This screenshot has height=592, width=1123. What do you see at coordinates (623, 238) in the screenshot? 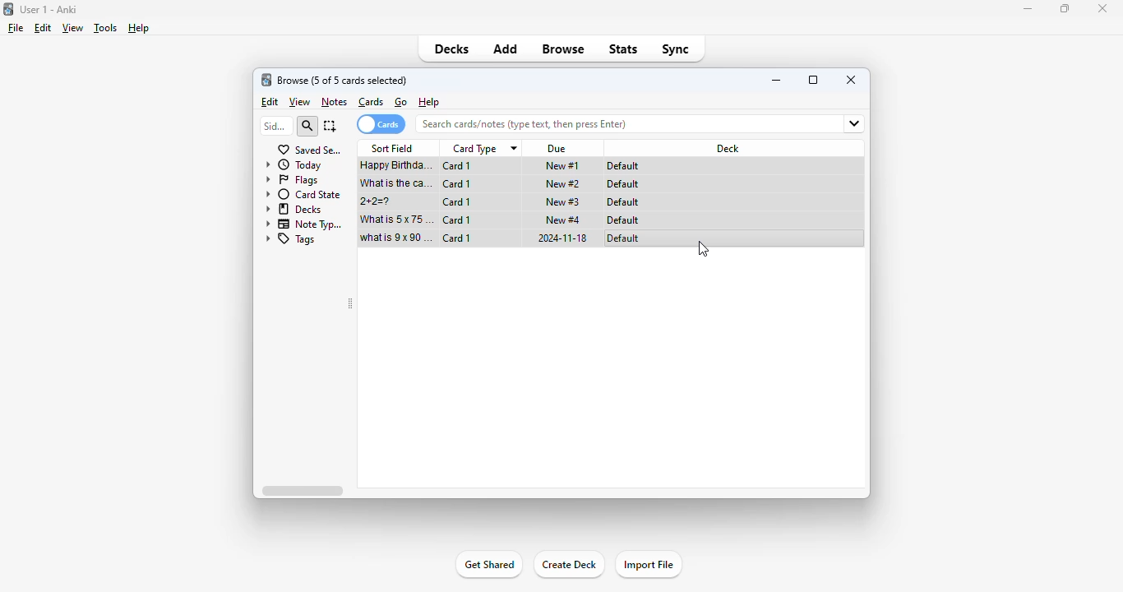
I see `default` at bounding box center [623, 238].